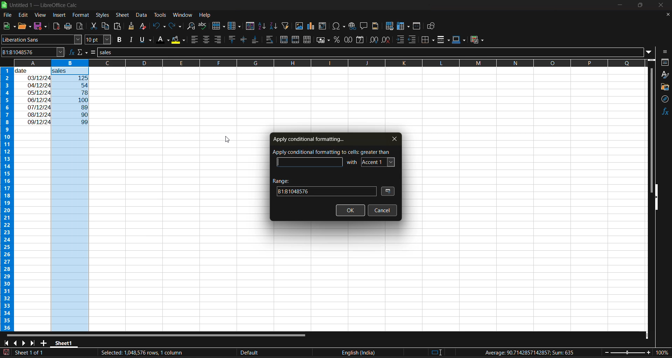  Describe the element at coordinates (206, 40) in the screenshot. I see `align center` at that location.